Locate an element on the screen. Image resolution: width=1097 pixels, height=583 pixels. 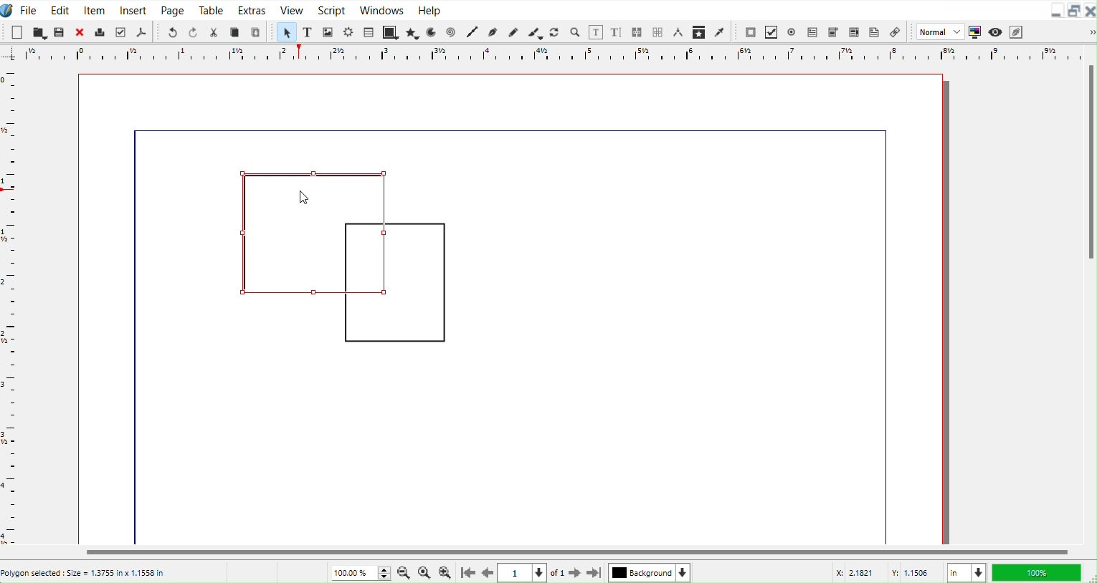
100 %  is located at coordinates (1039, 572).